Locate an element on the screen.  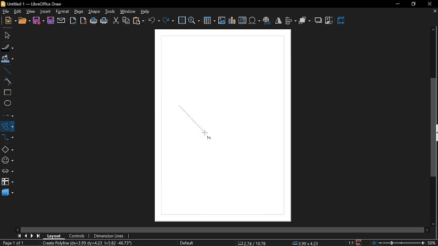
Untitled 1- Libreoffice Draw is located at coordinates (36, 4).